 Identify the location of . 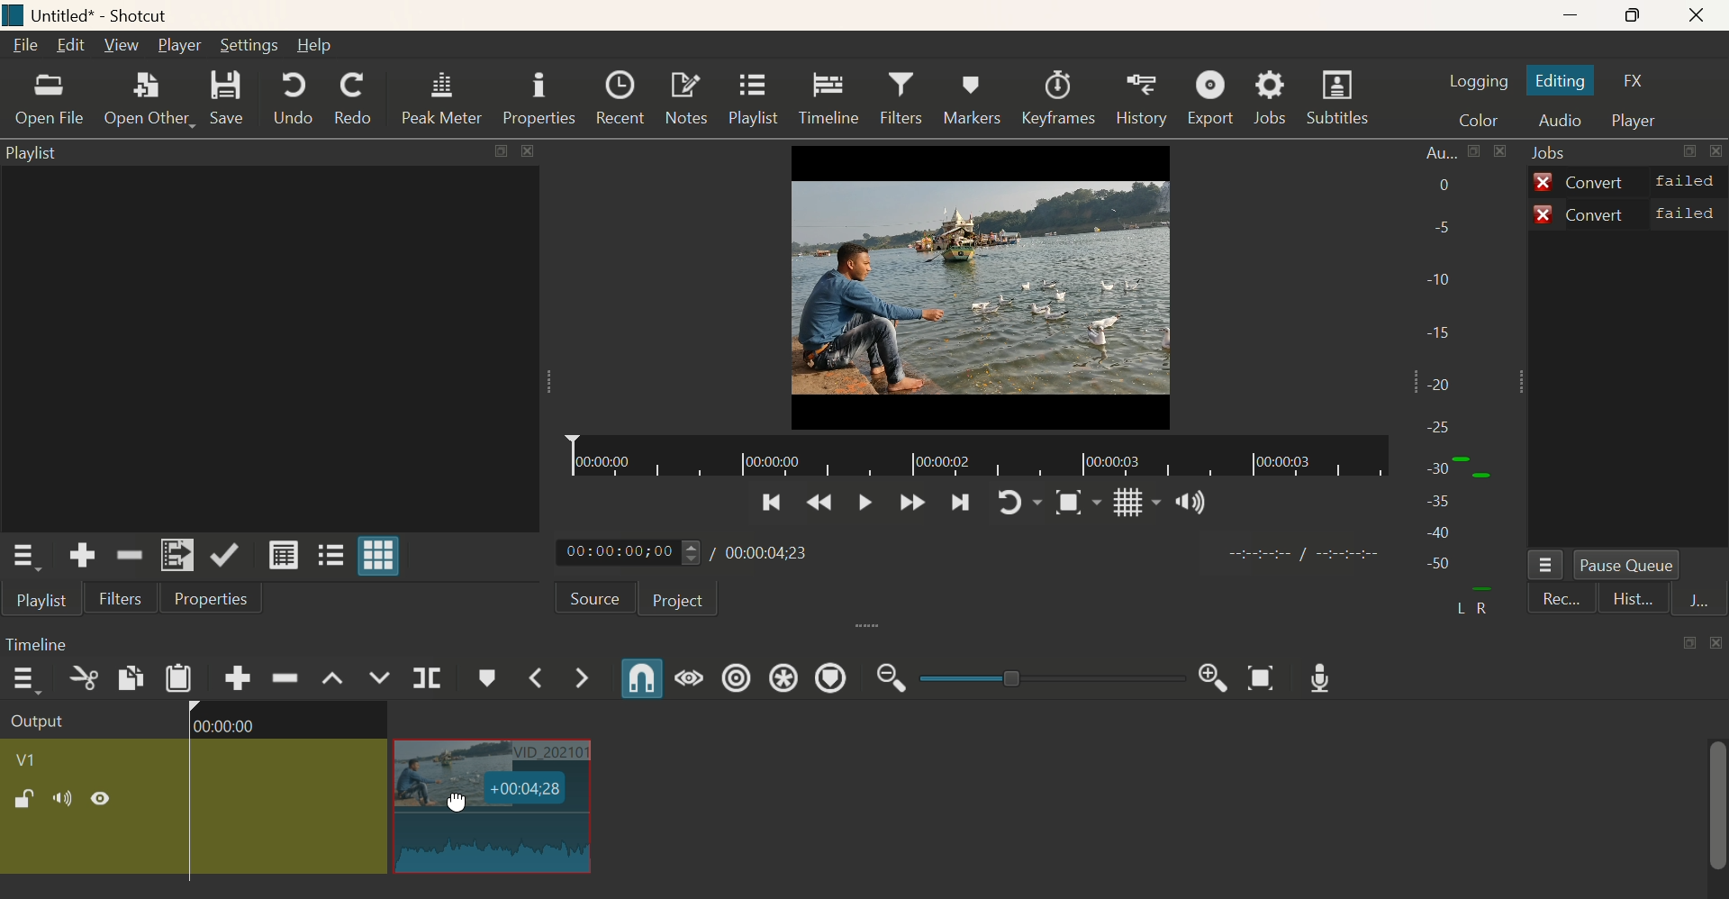
(783, 680).